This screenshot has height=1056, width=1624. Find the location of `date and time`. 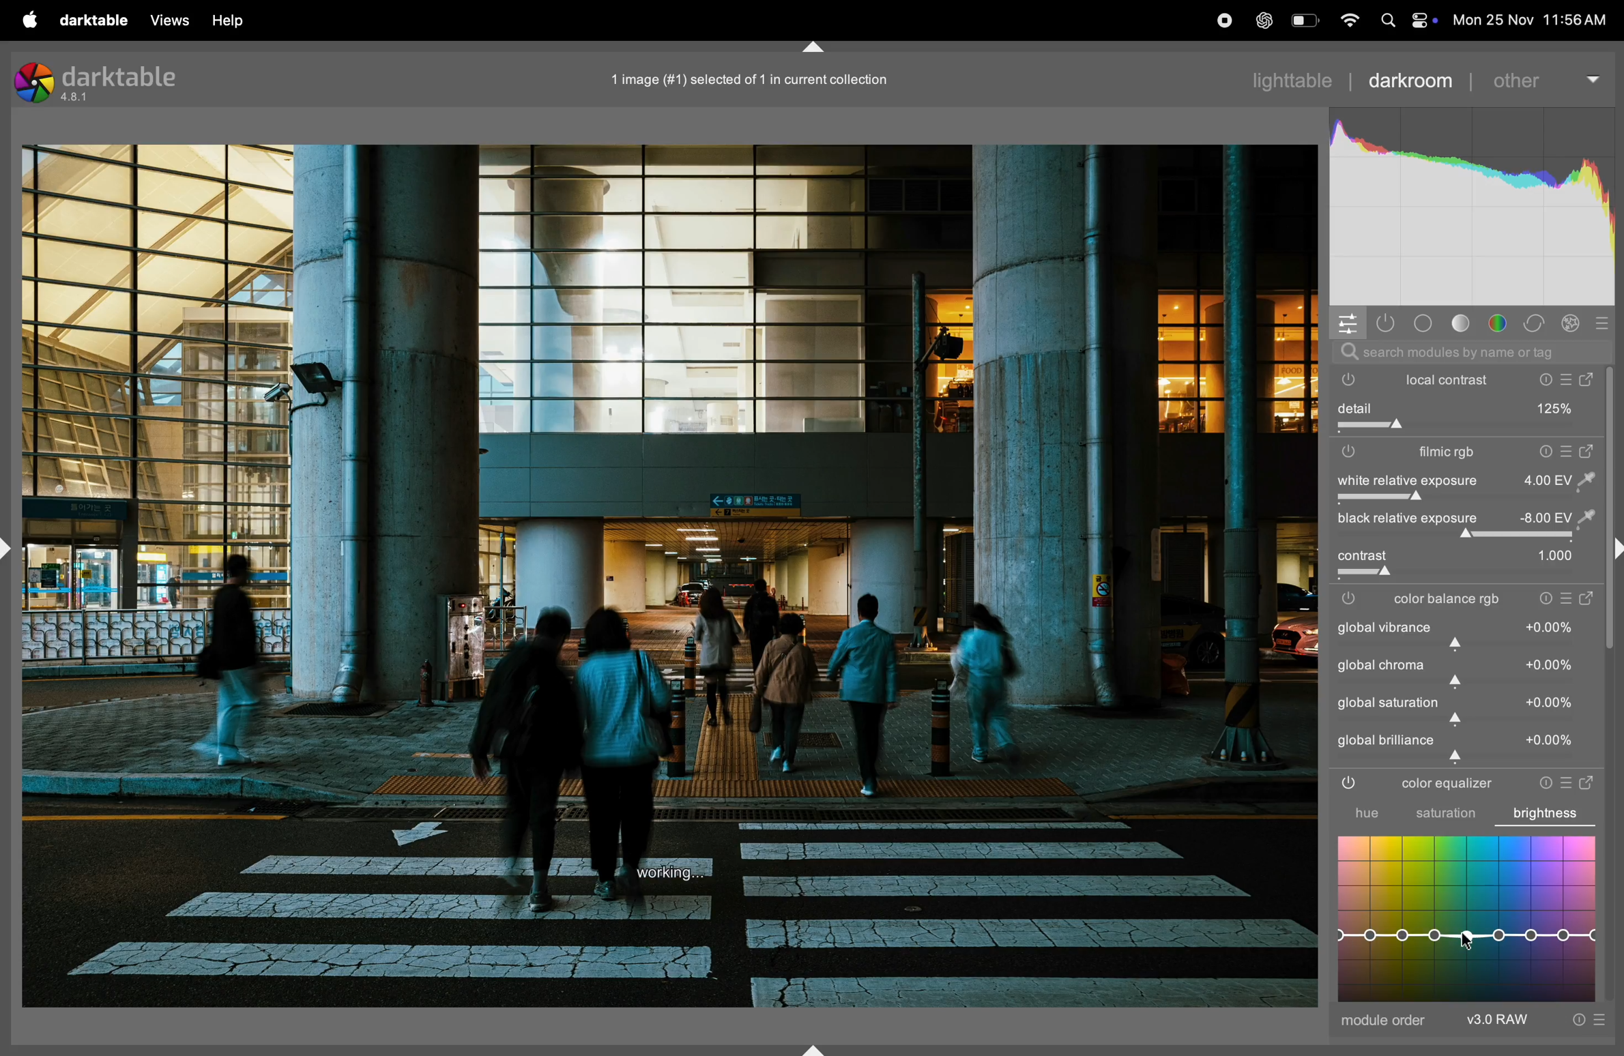

date and time is located at coordinates (1530, 20).